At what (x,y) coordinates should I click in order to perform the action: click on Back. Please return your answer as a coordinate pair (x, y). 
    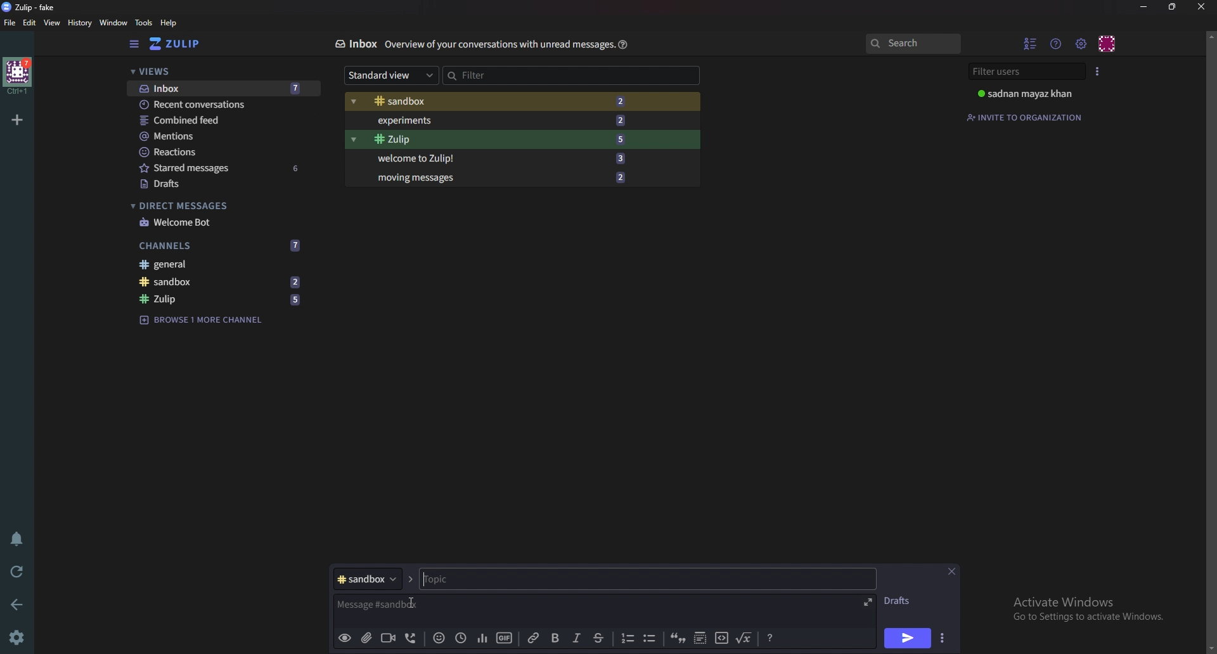
    Looking at the image, I should click on (20, 603).